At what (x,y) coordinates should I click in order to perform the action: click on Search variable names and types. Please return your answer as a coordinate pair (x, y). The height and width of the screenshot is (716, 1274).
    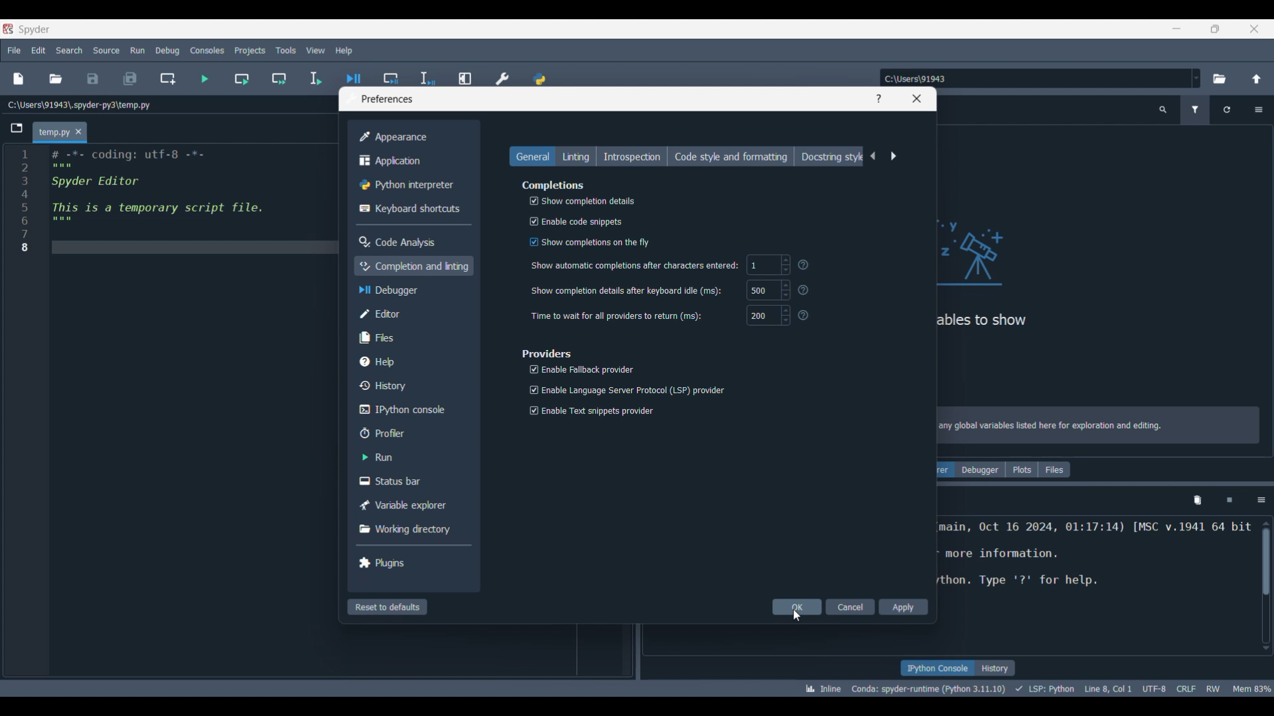
    Looking at the image, I should click on (1163, 110).